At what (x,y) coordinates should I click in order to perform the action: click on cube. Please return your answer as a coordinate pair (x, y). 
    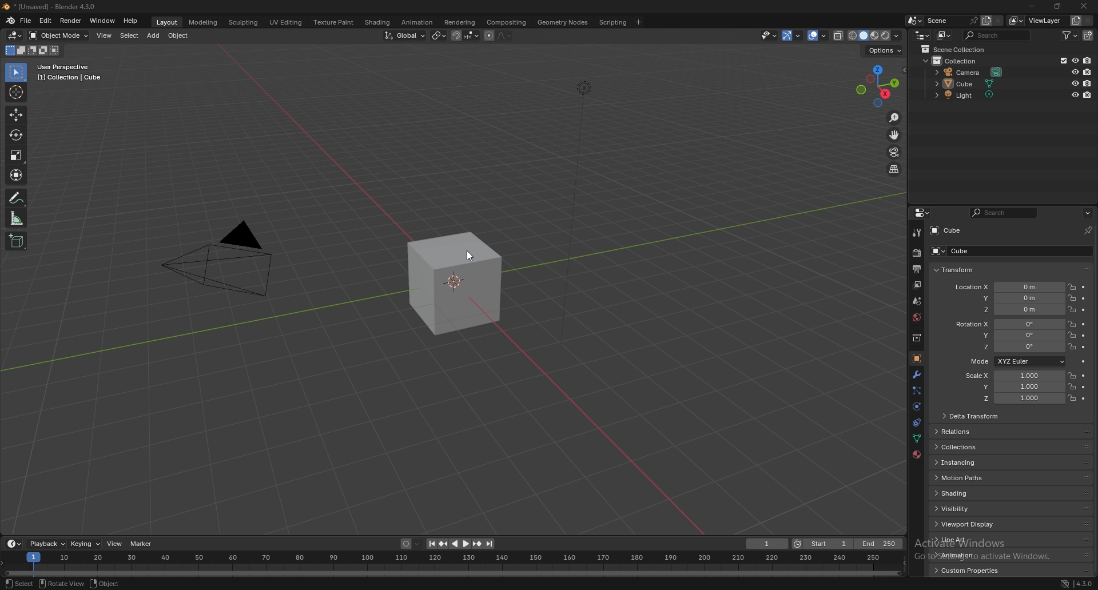
    Looking at the image, I should click on (456, 285).